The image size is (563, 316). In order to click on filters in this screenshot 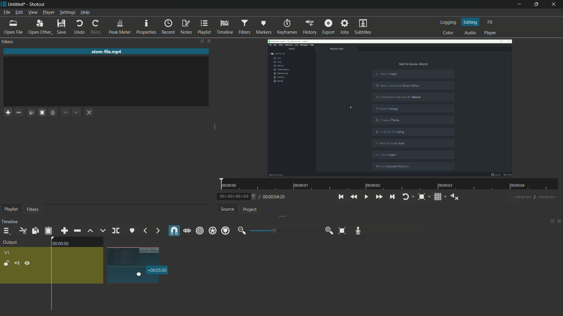, I will do `click(8, 42)`.